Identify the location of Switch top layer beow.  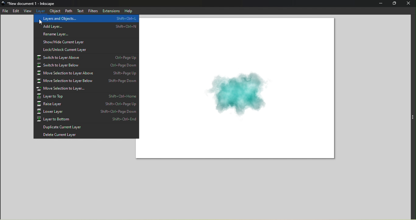
(86, 66).